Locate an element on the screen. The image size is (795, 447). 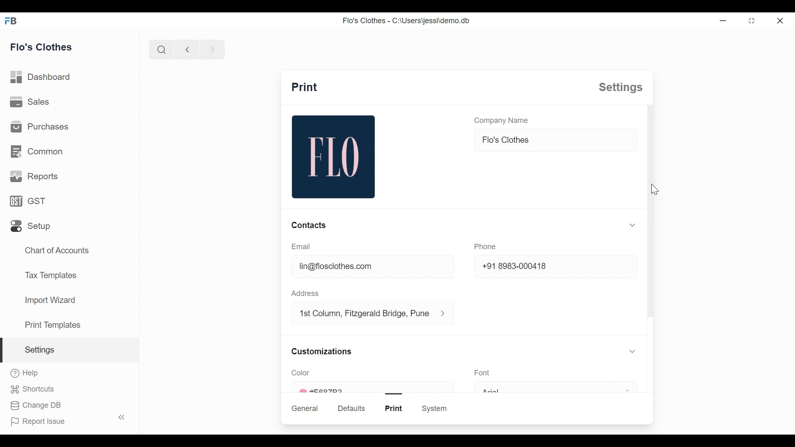
email is located at coordinates (302, 247).